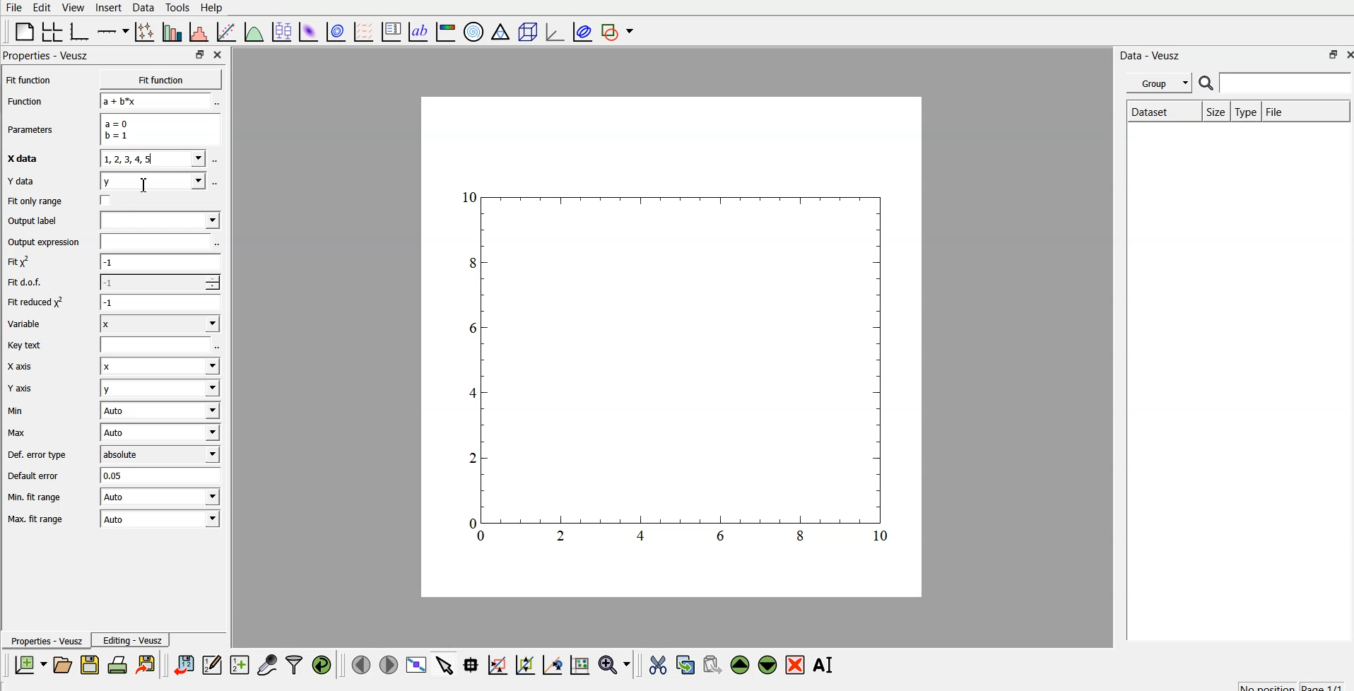  What do you see at coordinates (184, 666) in the screenshot?
I see `import data into veusz` at bounding box center [184, 666].